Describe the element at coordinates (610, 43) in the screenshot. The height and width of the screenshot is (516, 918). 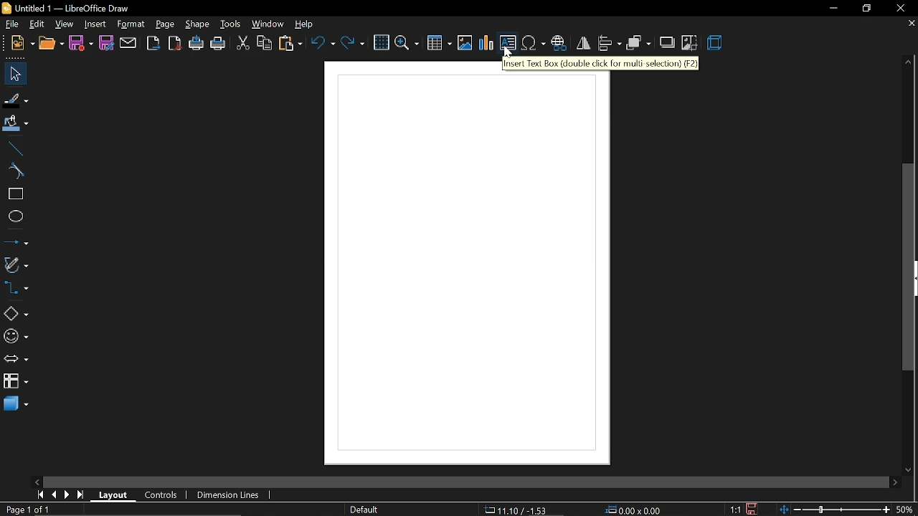
I see `align` at that location.